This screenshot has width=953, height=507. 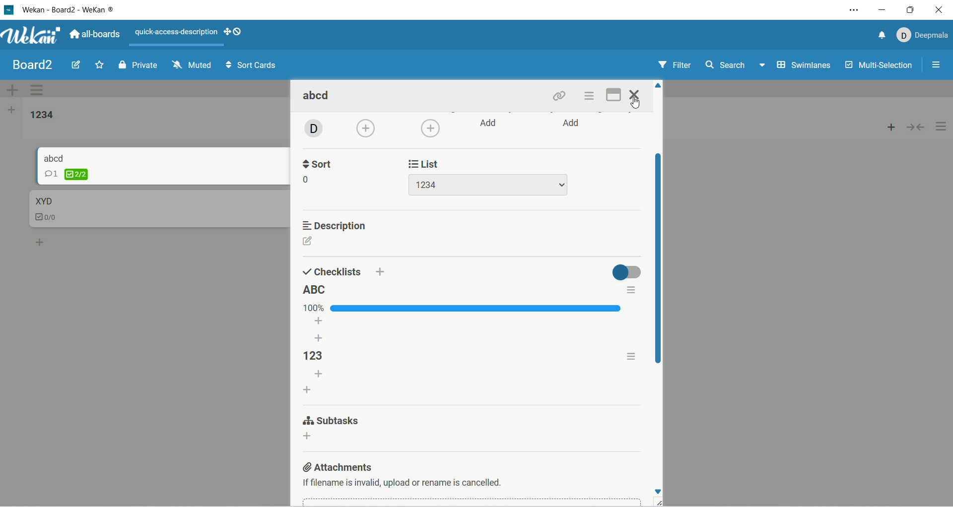 What do you see at coordinates (50, 218) in the screenshot?
I see `checklist` at bounding box center [50, 218].